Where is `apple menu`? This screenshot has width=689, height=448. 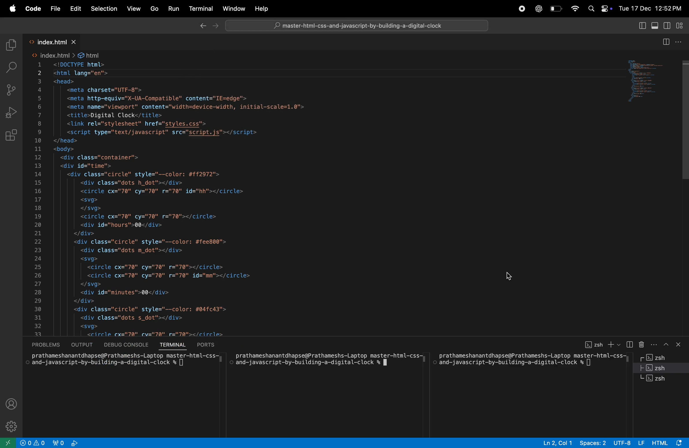 apple menu is located at coordinates (12, 9).